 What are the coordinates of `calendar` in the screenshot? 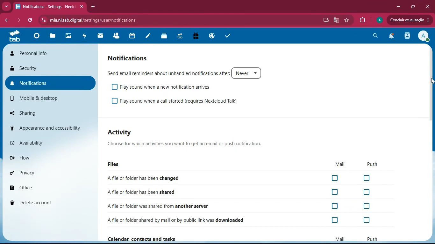 It's located at (133, 37).